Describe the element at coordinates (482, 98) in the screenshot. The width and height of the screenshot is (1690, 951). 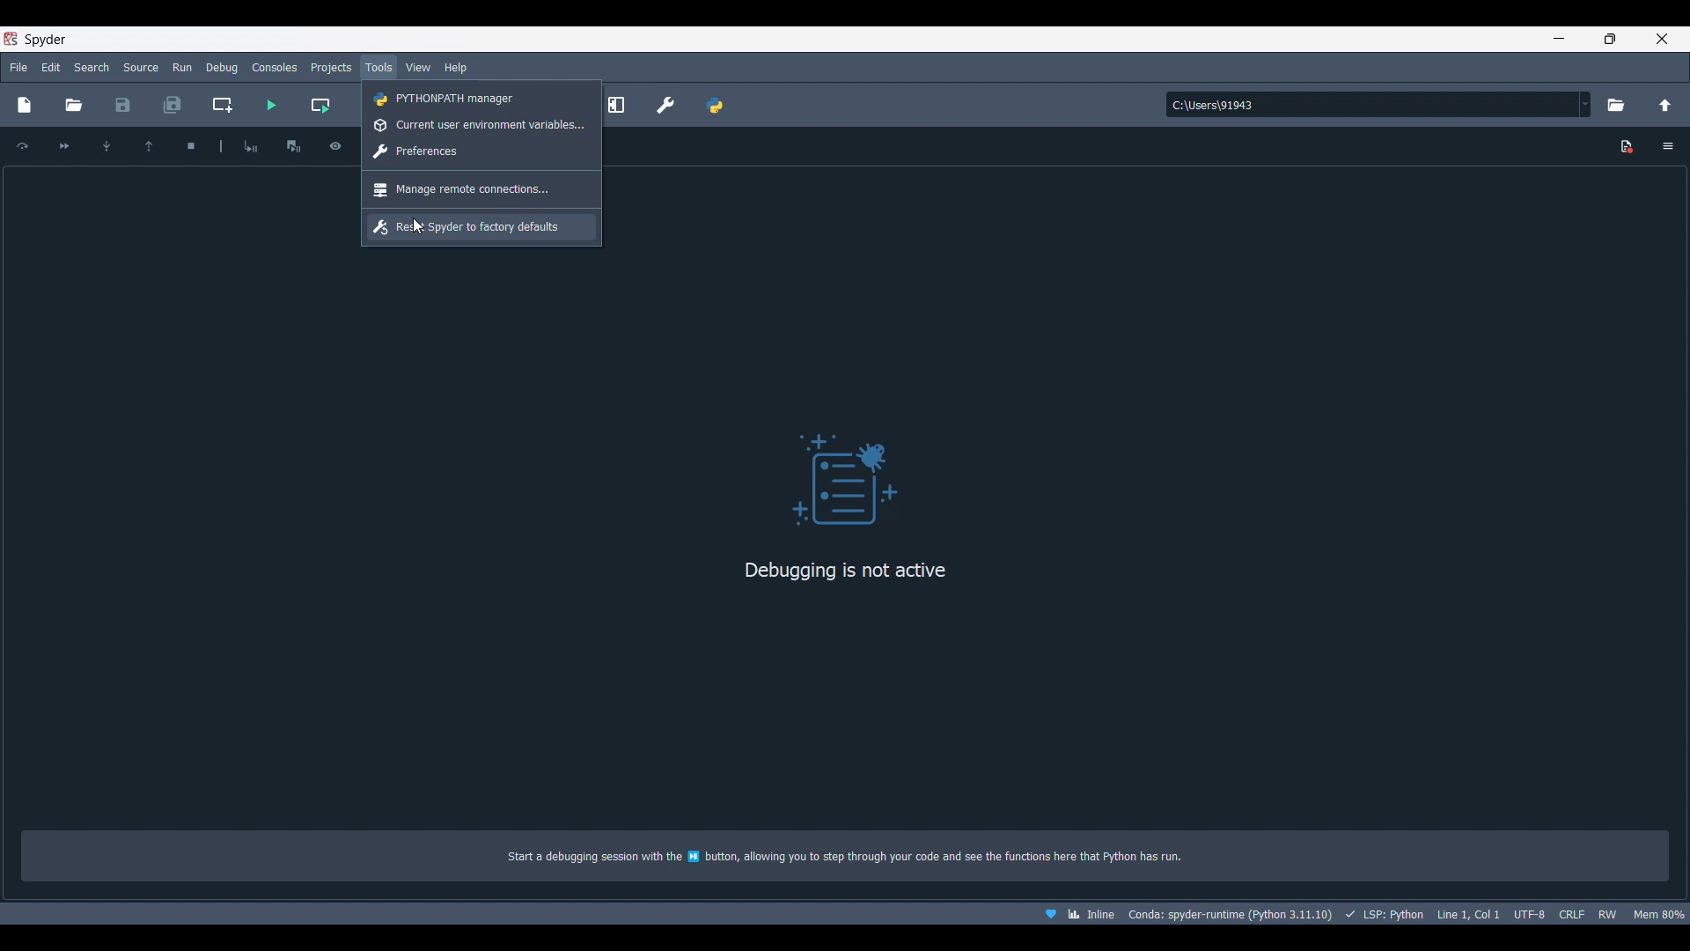
I see `PYTHONPATH manager` at that location.